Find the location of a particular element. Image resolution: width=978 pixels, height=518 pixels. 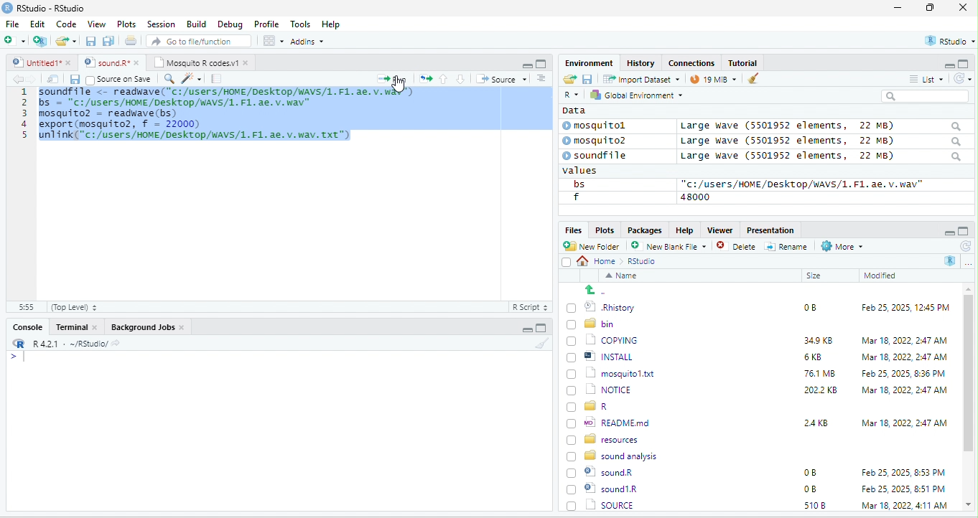

0B is located at coordinates (809, 473).